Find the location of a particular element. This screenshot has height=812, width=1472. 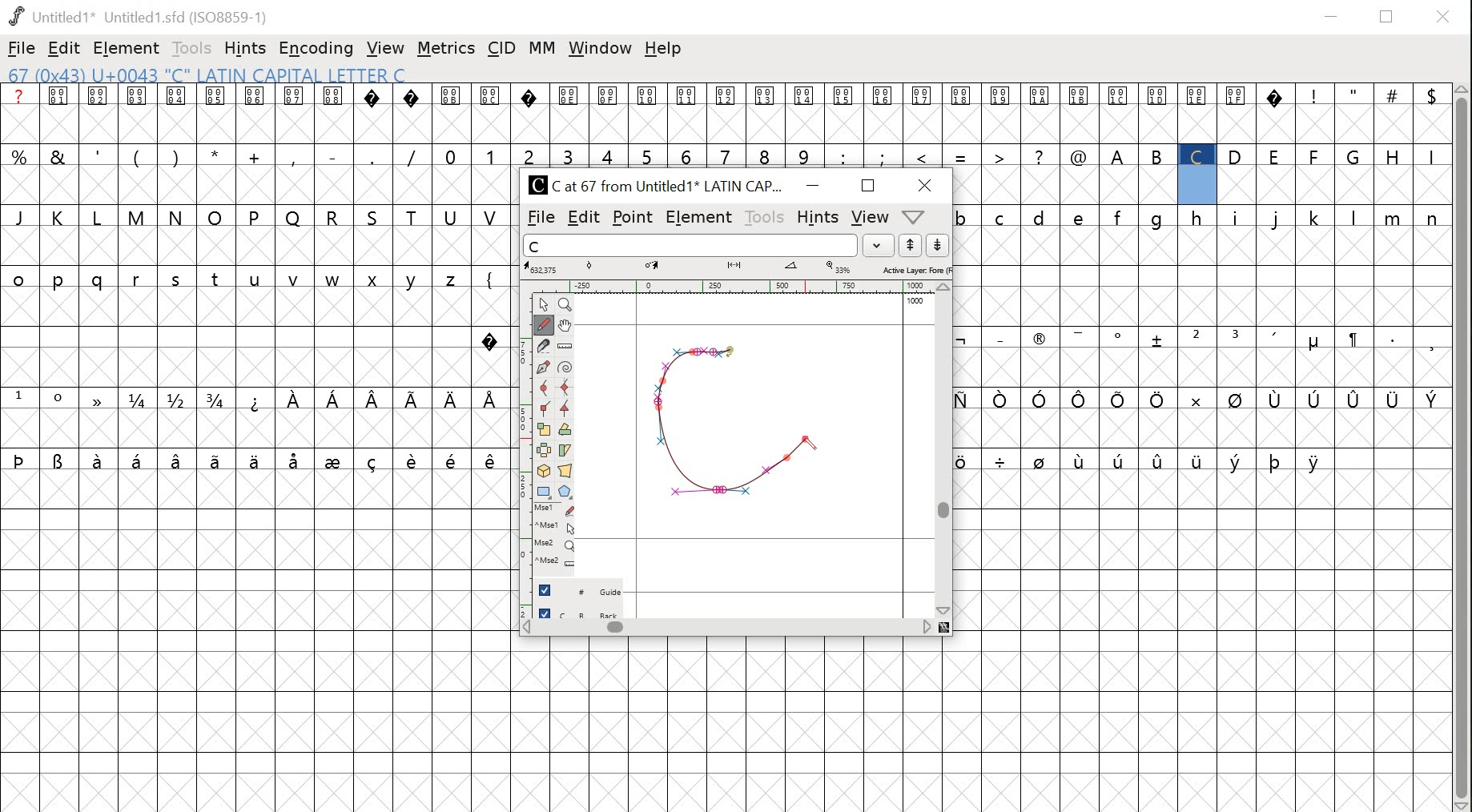

edit is located at coordinates (584, 218).